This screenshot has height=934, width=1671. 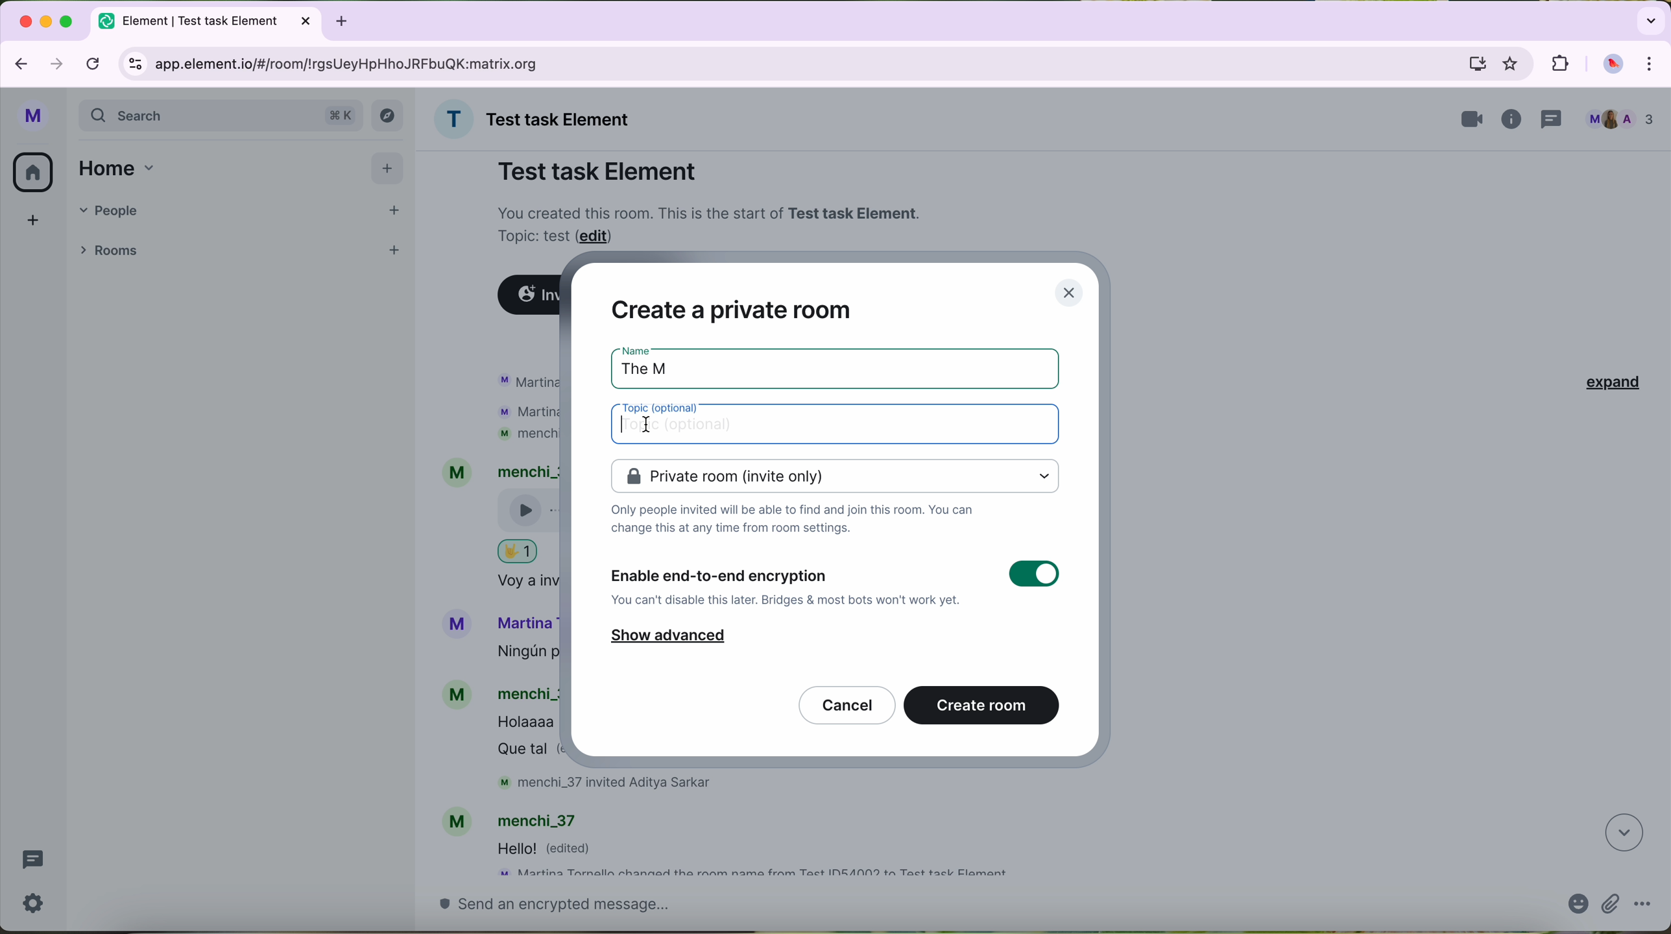 What do you see at coordinates (38, 903) in the screenshot?
I see `settings` at bounding box center [38, 903].